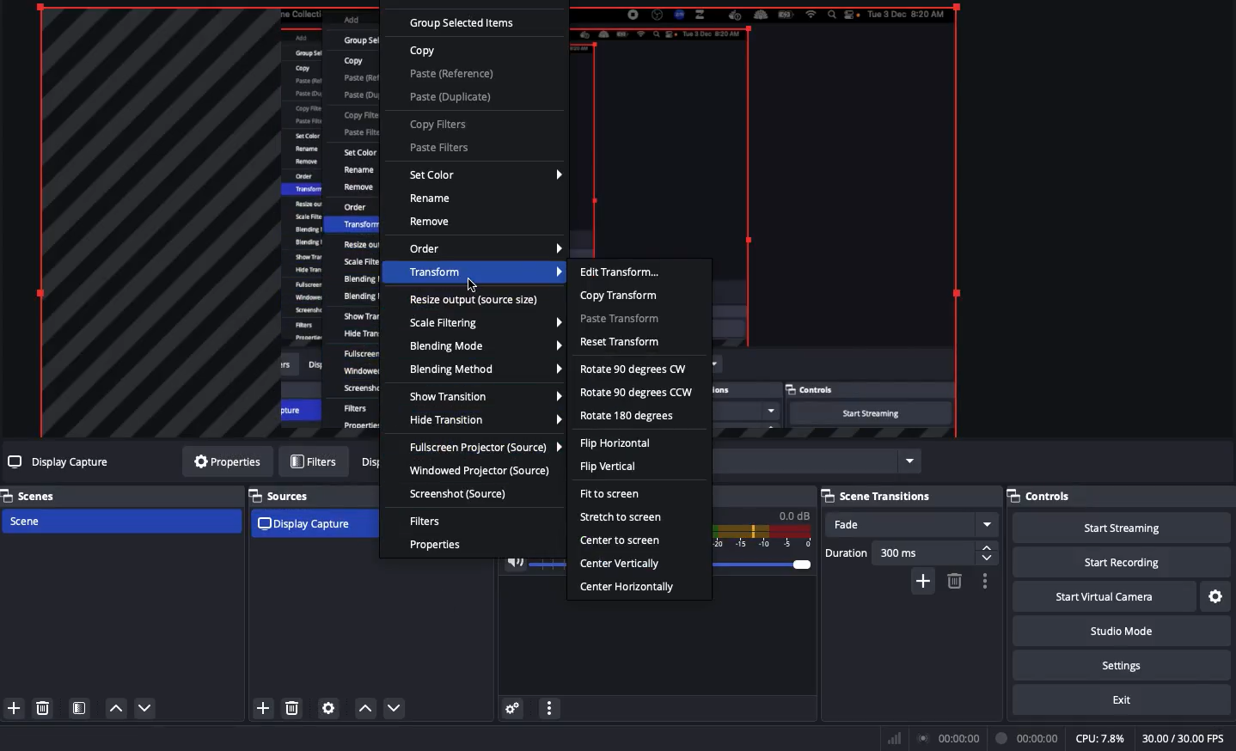 The width and height of the screenshot is (1236, 751). What do you see at coordinates (437, 148) in the screenshot?
I see `Paste filters` at bounding box center [437, 148].